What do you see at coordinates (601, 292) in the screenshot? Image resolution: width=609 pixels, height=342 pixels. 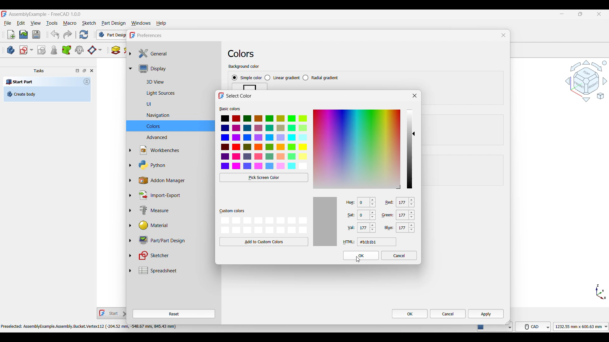 I see `Axis navigation` at bounding box center [601, 292].